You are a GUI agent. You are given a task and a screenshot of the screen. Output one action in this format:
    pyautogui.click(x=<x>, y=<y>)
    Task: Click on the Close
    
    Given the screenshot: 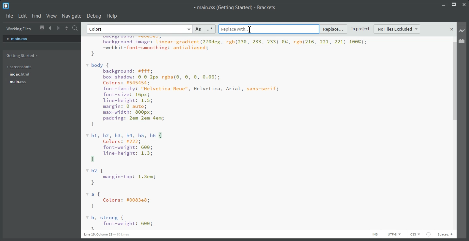 What is the action you would take?
    pyautogui.click(x=465, y=4)
    